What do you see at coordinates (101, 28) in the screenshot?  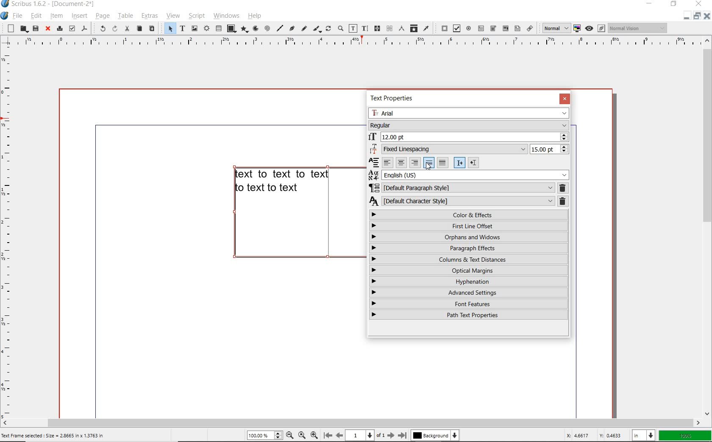 I see `undo` at bounding box center [101, 28].